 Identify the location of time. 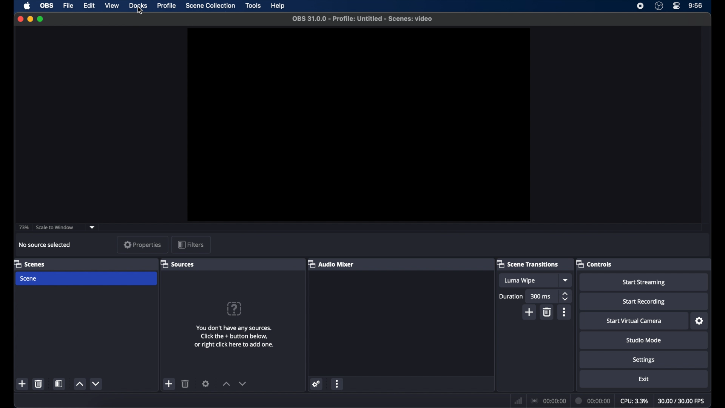
(696, 6).